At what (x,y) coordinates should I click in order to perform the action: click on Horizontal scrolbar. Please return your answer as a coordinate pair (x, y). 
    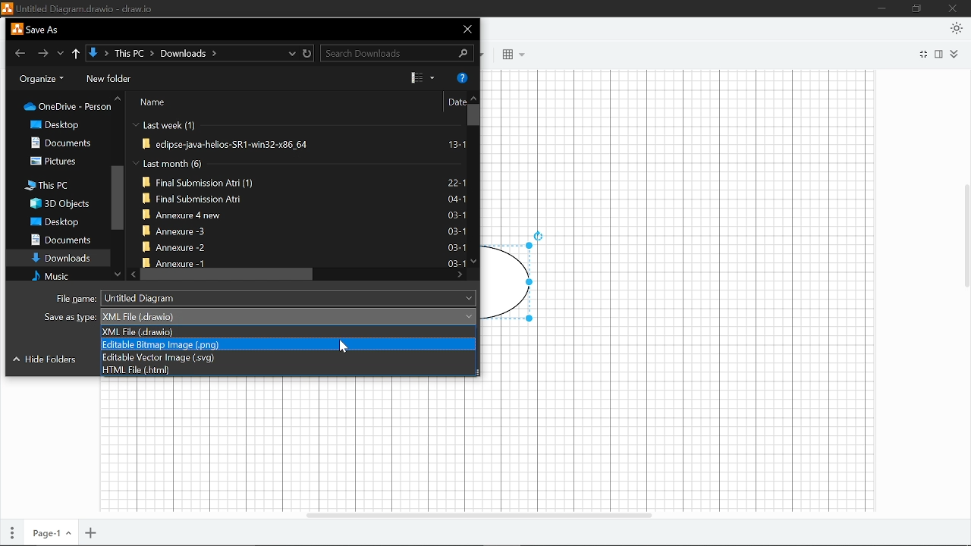
    Looking at the image, I should click on (478, 511).